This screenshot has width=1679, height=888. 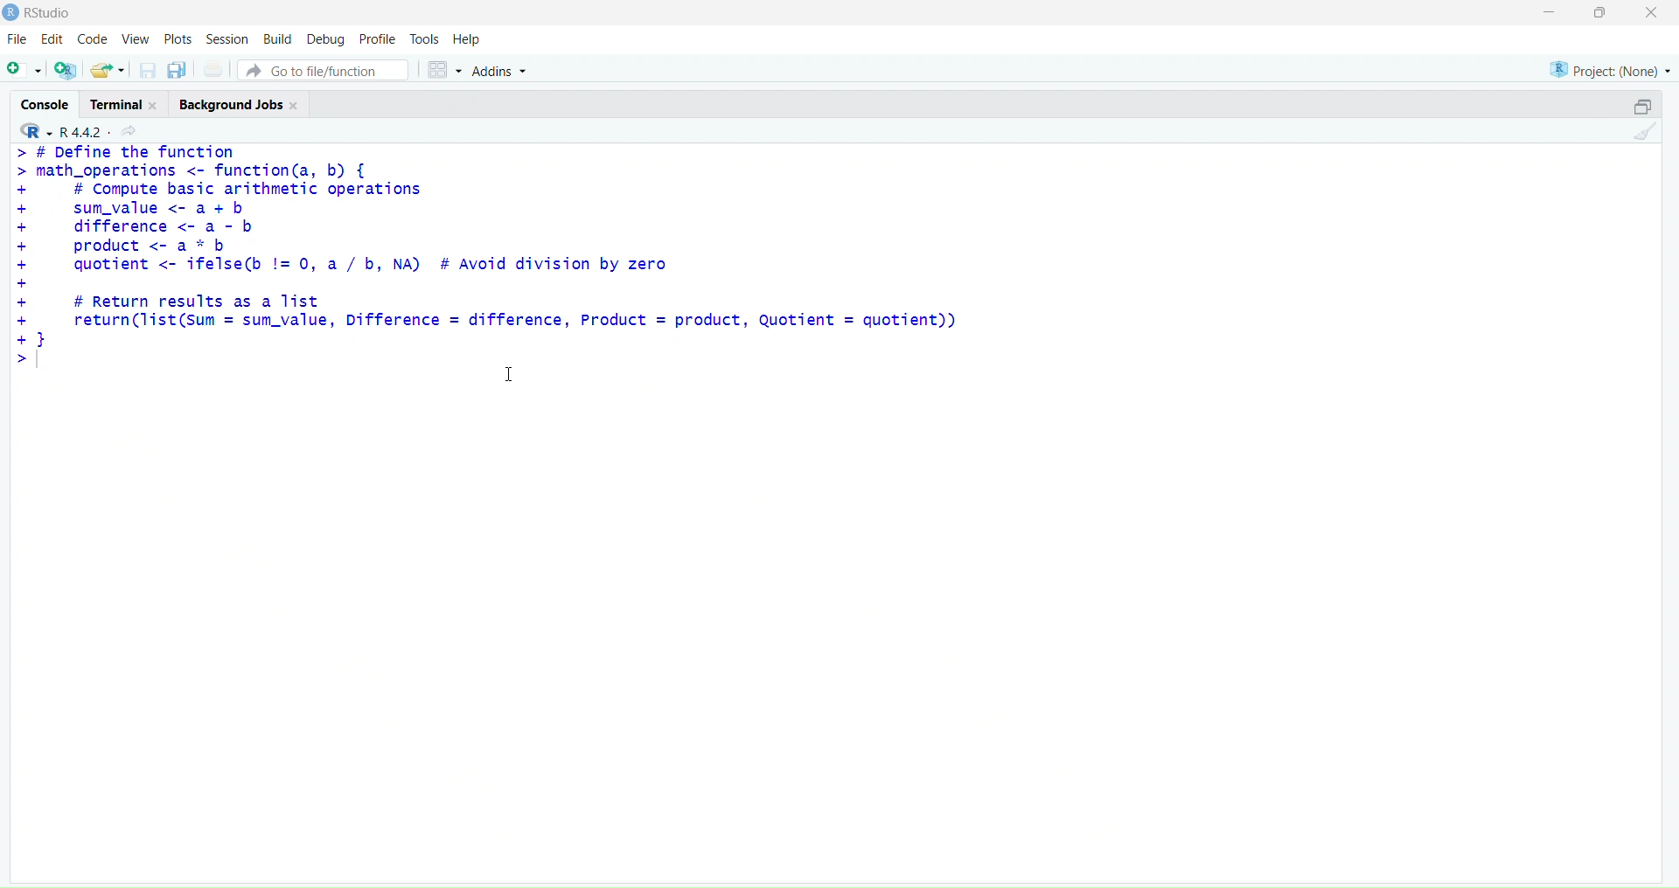 What do you see at coordinates (176, 38) in the screenshot?
I see `Plots` at bounding box center [176, 38].